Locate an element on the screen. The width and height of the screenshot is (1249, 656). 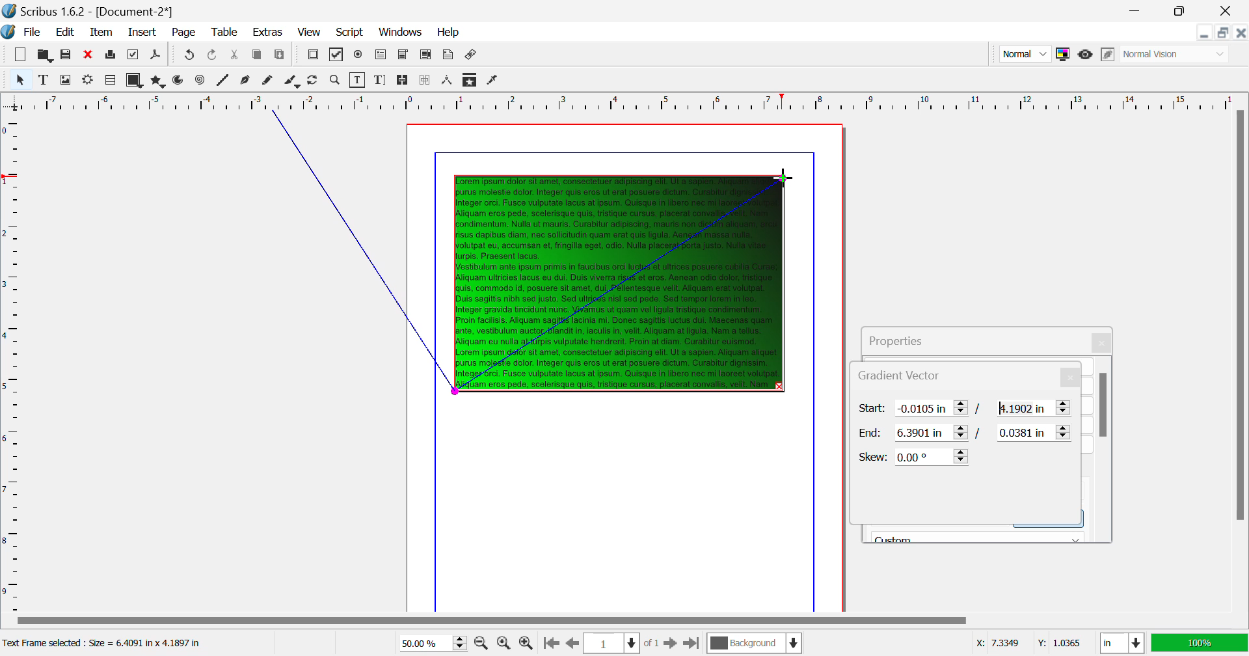
Discard is located at coordinates (88, 55).